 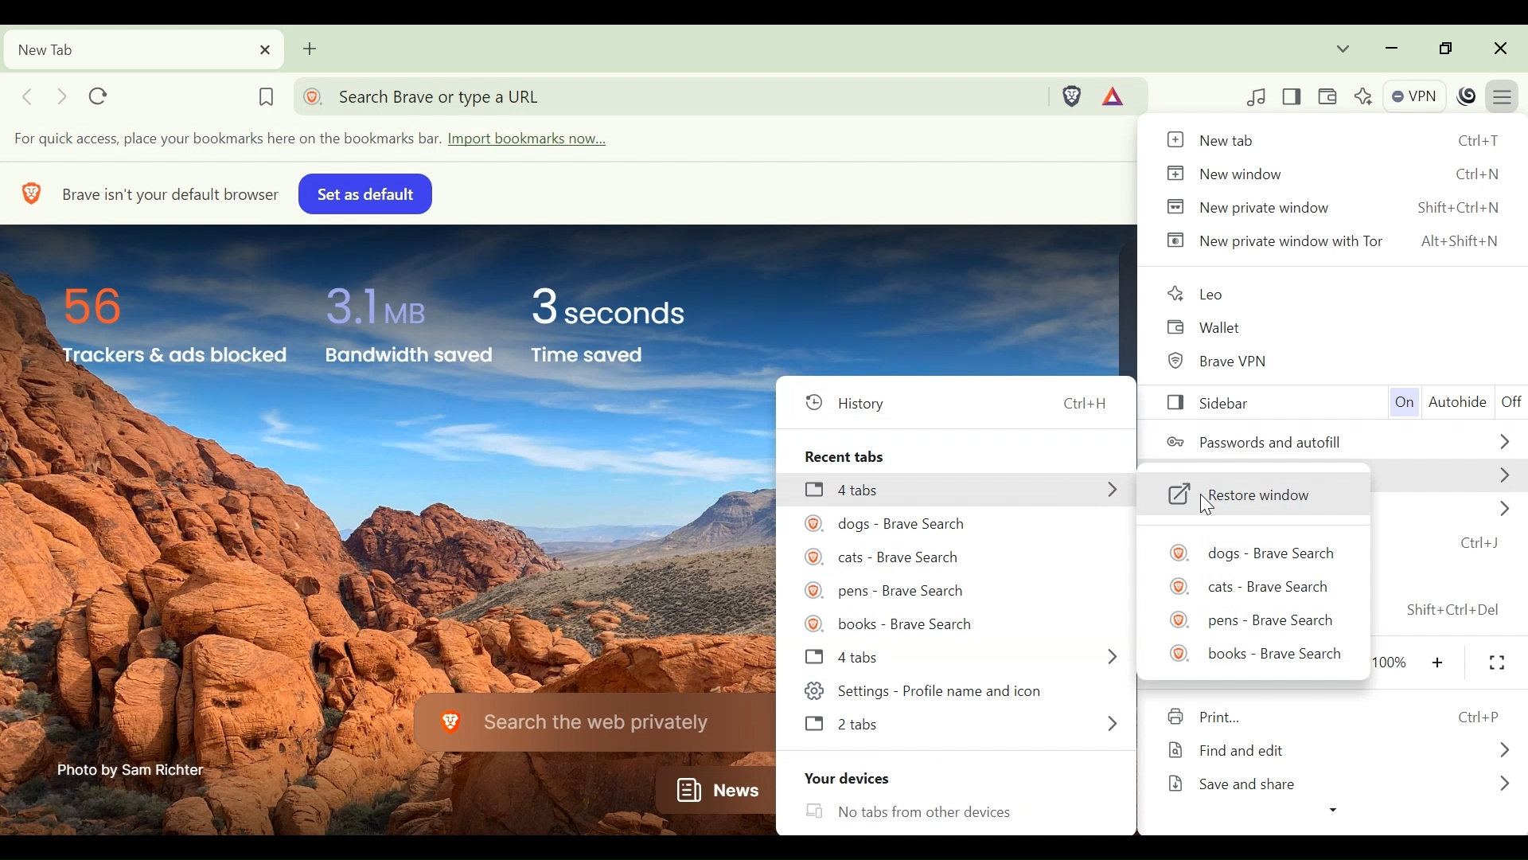 What do you see at coordinates (1469, 176) in the screenshot?
I see `Ctrl+N` at bounding box center [1469, 176].